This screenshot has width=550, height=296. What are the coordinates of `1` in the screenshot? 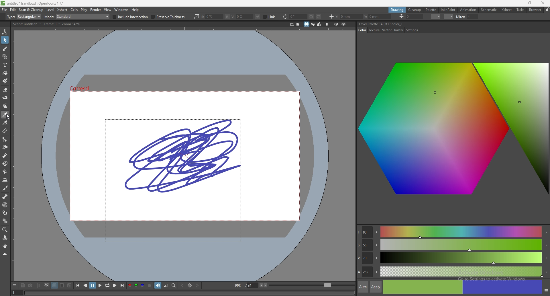 It's located at (16, 292).